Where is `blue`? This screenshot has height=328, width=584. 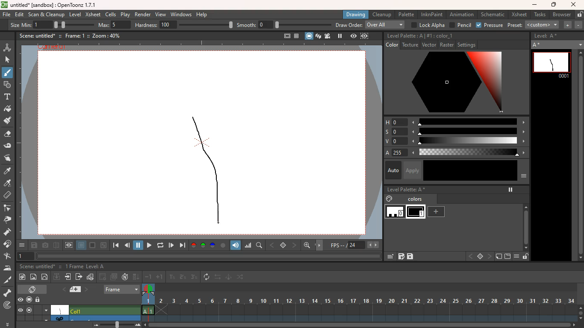
blue is located at coordinates (213, 246).